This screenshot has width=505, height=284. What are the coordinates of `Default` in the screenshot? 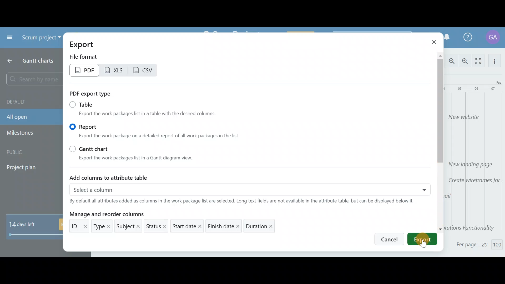 It's located at (31, 103).